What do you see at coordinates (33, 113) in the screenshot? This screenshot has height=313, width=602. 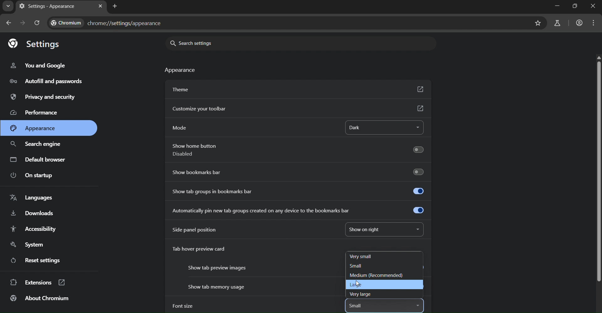 I see `performance` at bounding box center [33, 113].